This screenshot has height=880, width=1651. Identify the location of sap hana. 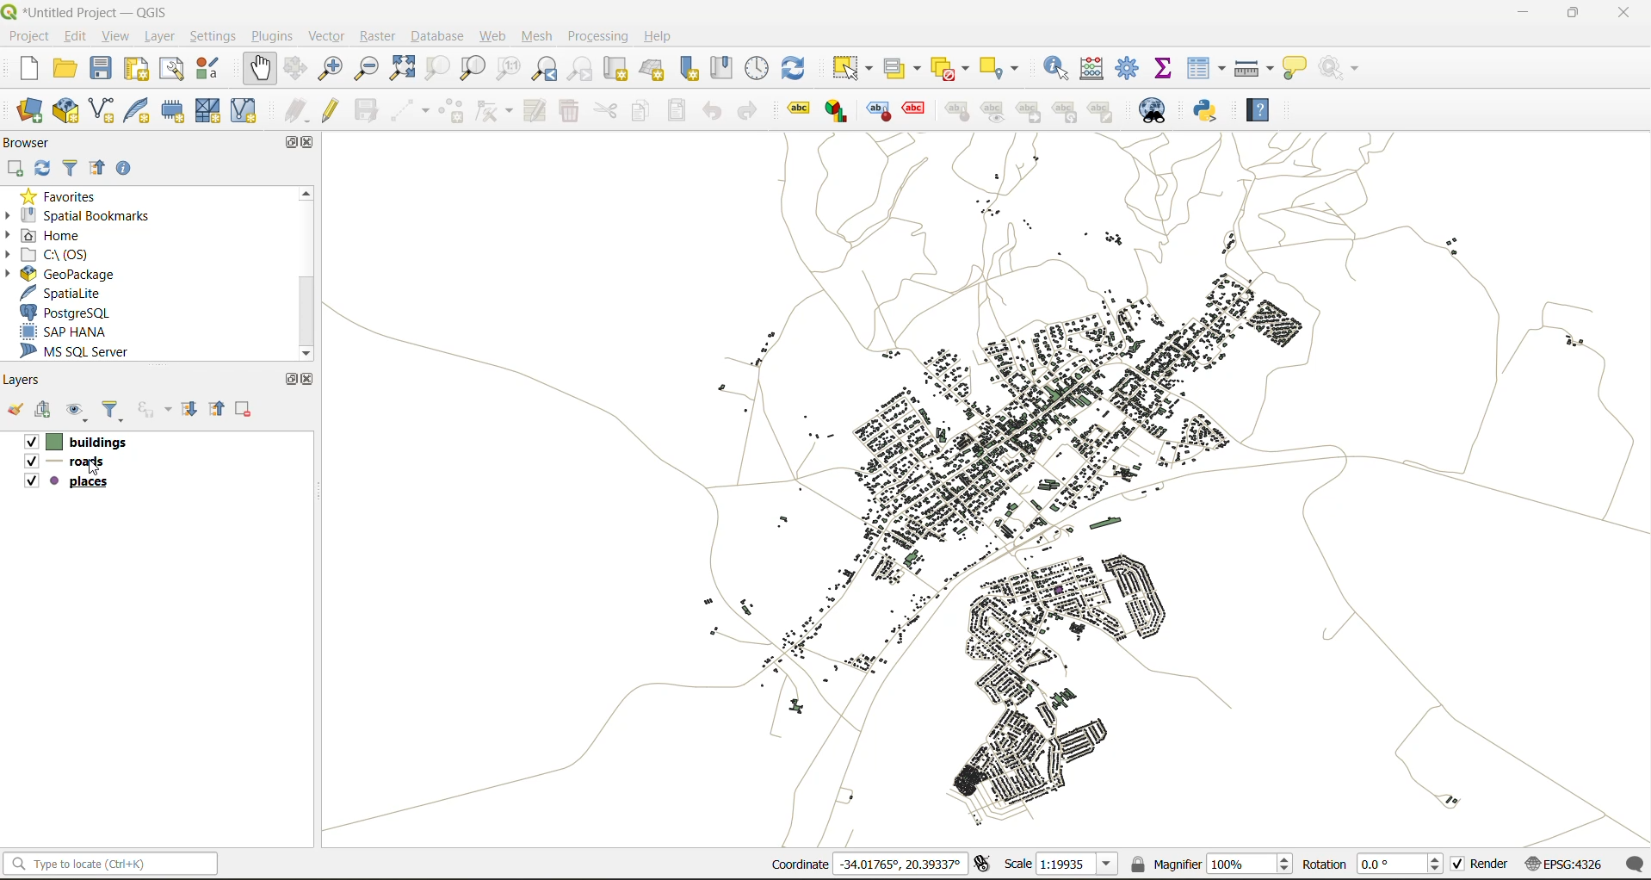
(66, 331).